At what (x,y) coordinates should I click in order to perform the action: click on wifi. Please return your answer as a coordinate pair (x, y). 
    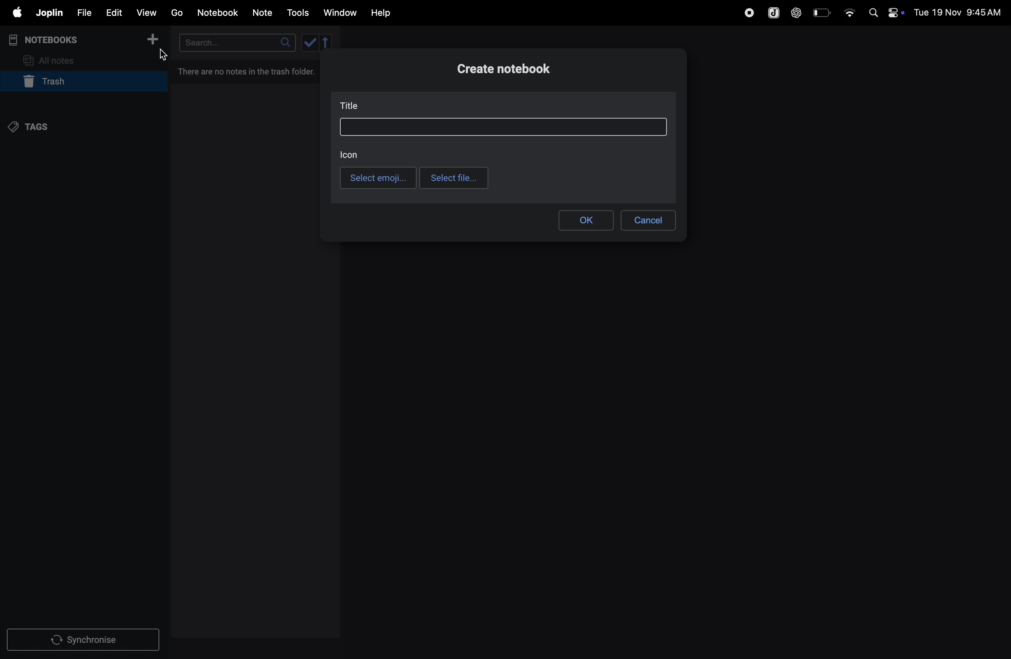
    Looking at the image, I should click on (849, 10).